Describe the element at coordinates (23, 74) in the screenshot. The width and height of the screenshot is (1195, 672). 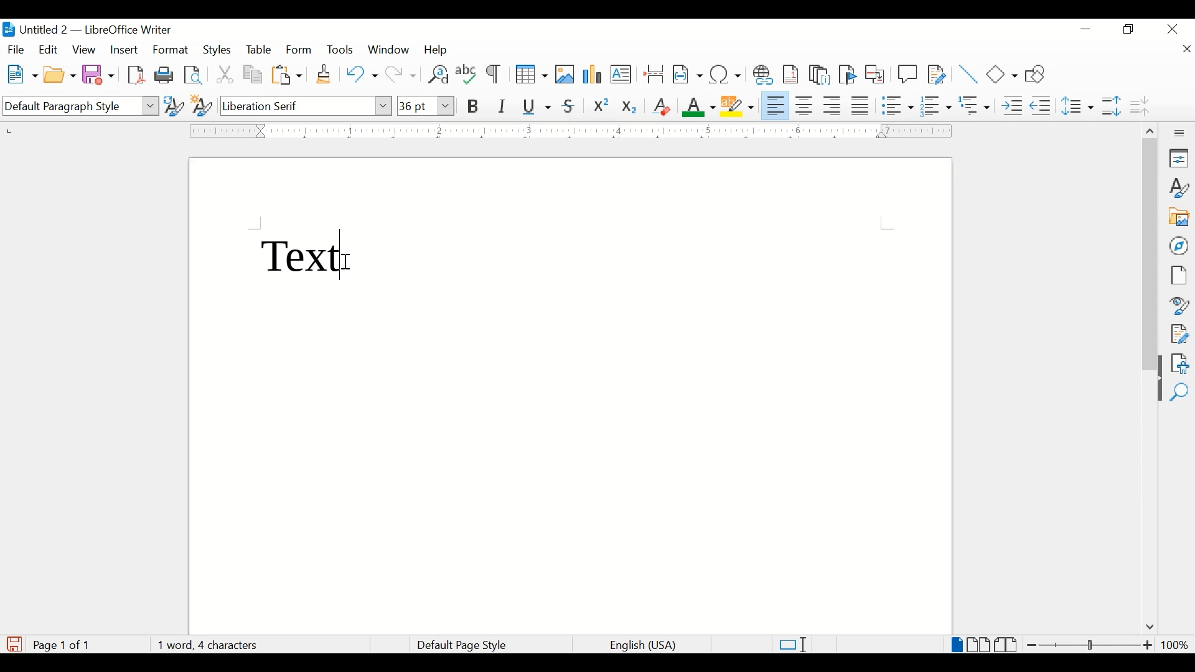
I see `new` at that location.